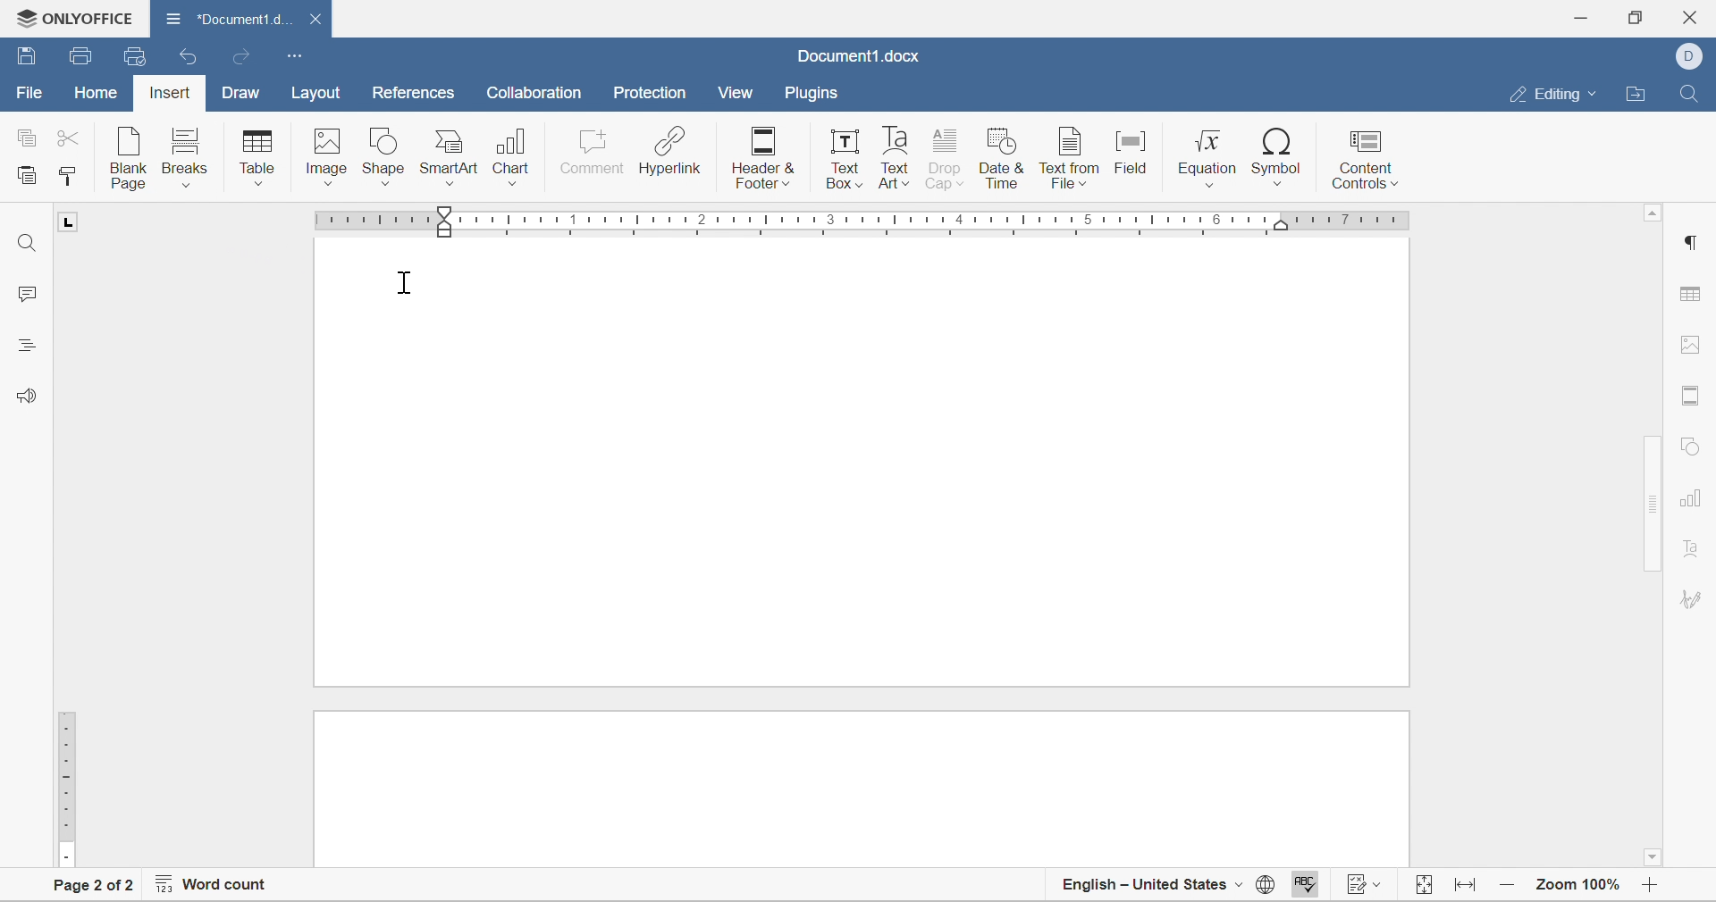  Describe the element at coordinates (325, 162) in the screenshot. I see `image` at that location.